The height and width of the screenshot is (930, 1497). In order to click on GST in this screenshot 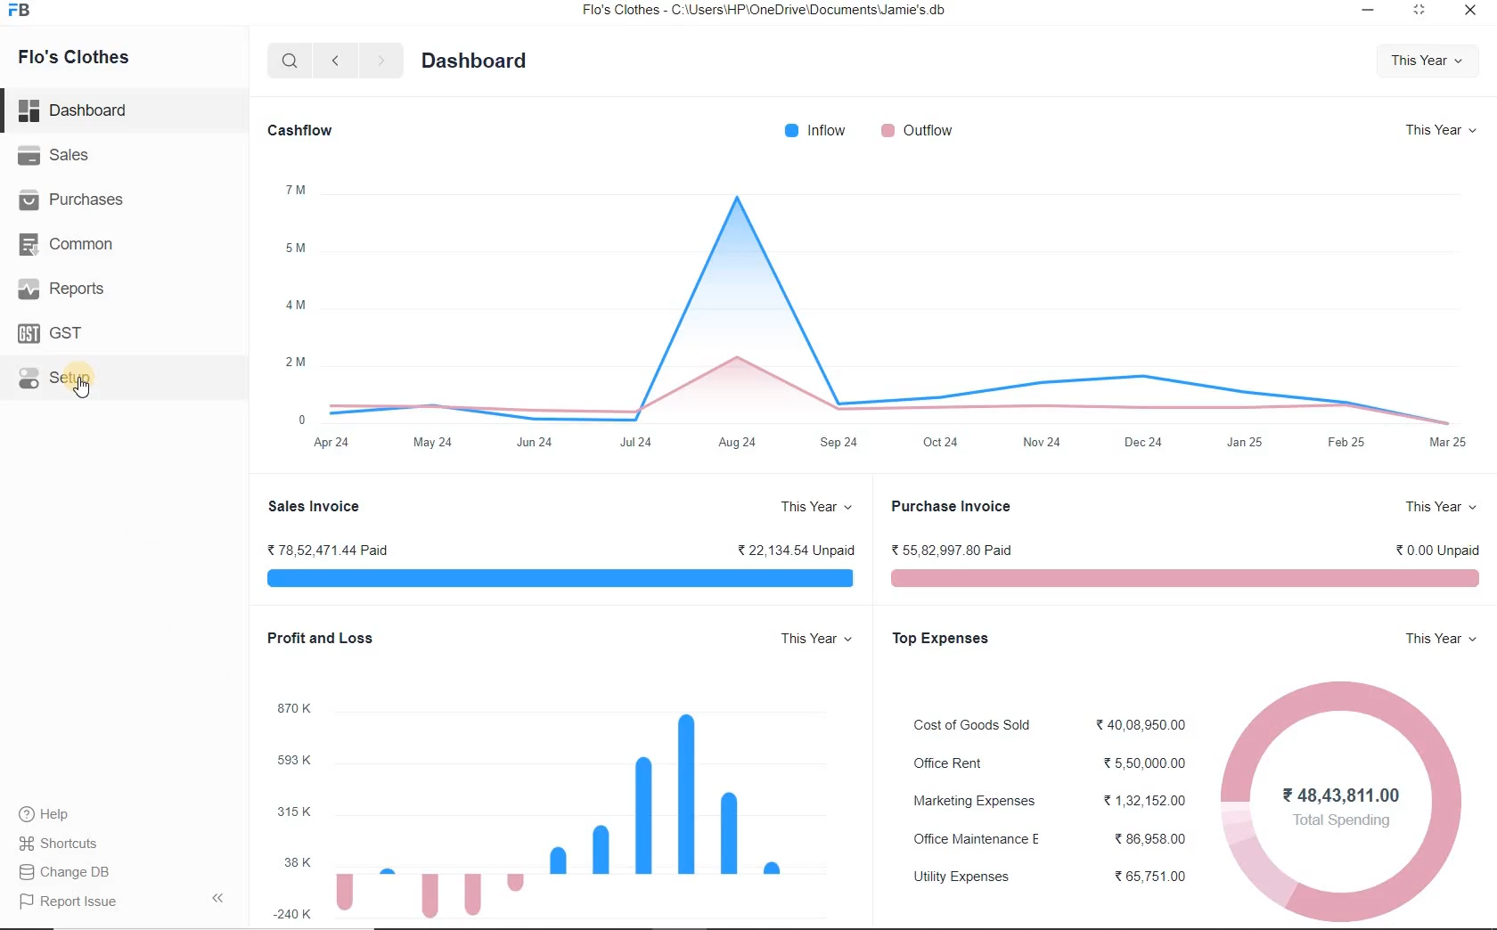, I will do `click(58, 331)`.